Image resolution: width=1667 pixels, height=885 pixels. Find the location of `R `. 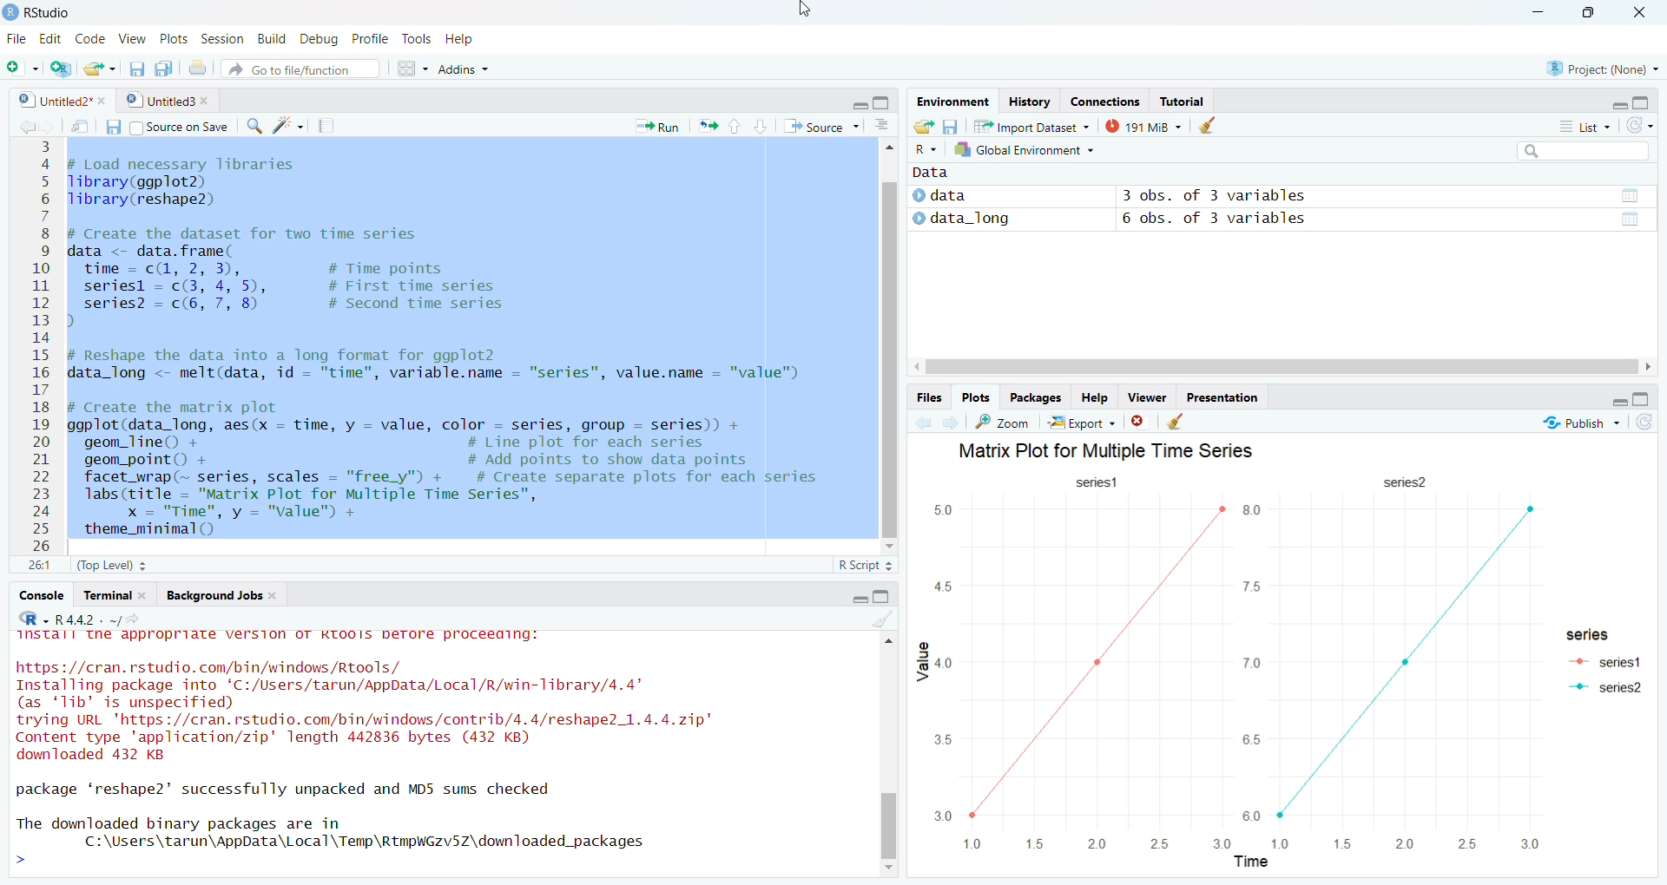

R  is located at coordinates (34, 619).